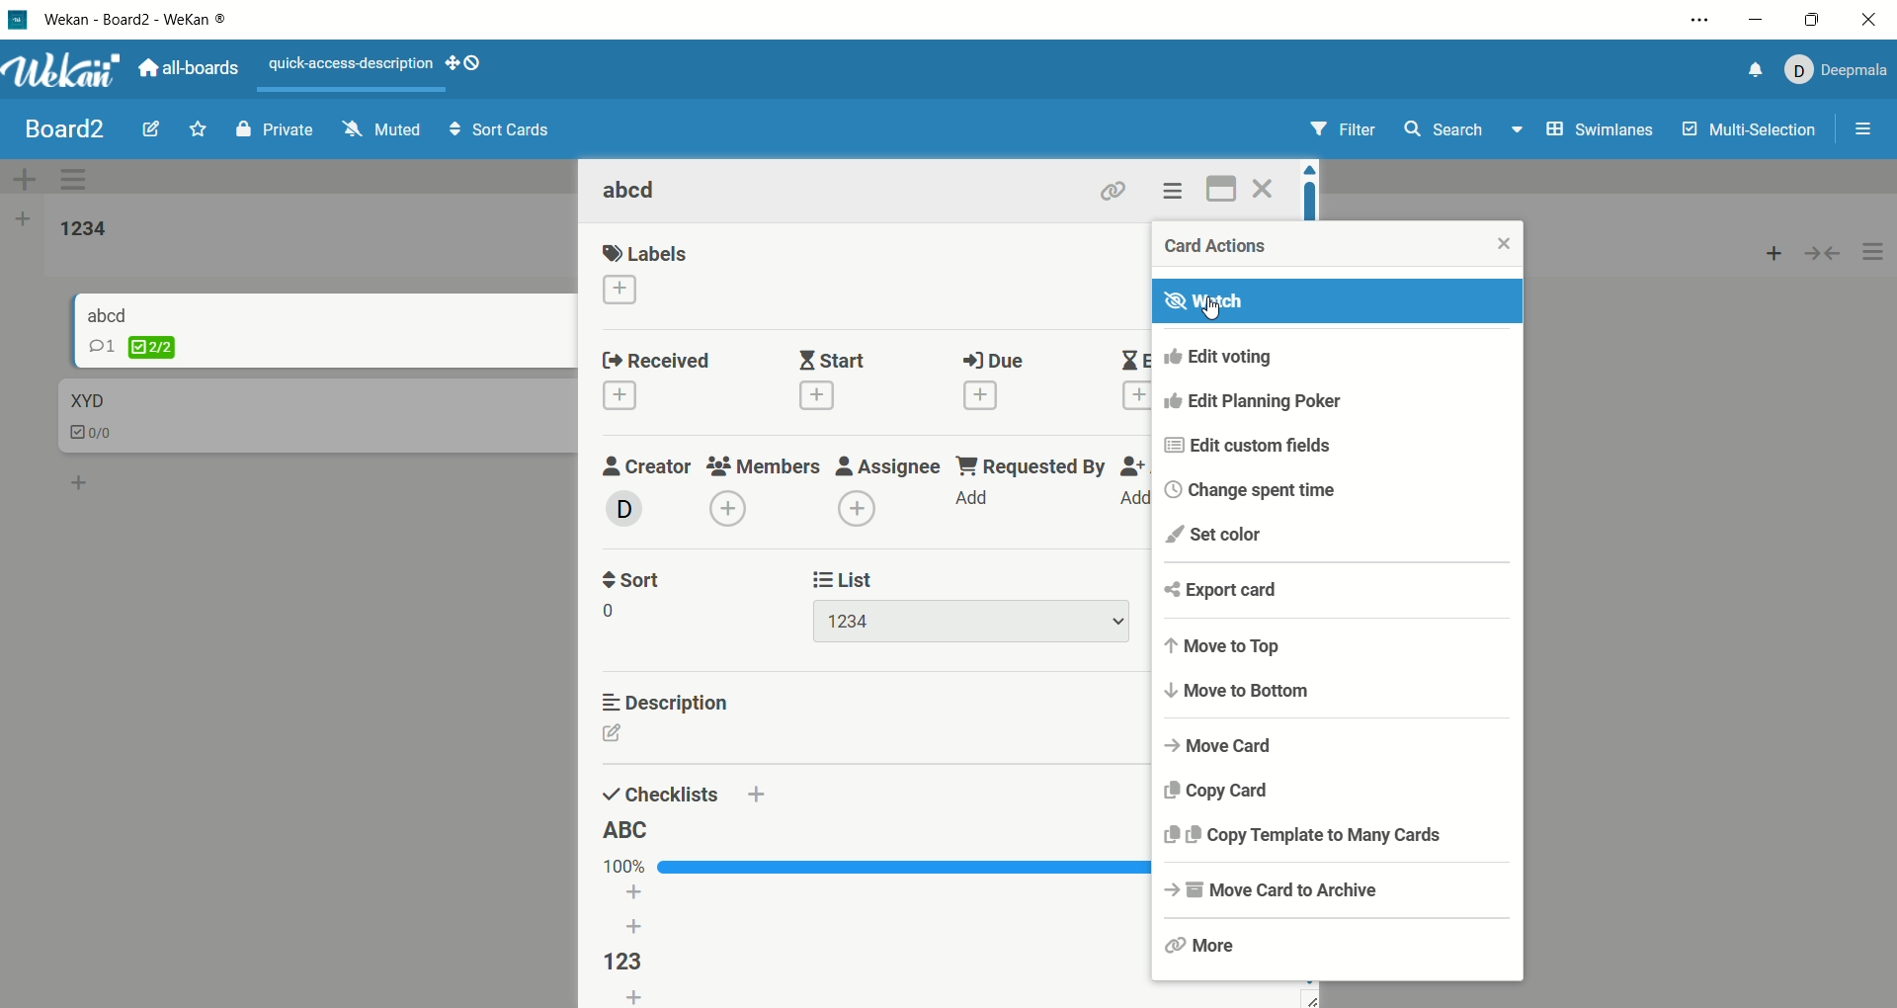 The width and height of the screenshot is (1897, 1008). What do you see at coordinates (1335, 301) in the screenshot?
I see `selecting watch` at bounding box center [1335, 301].